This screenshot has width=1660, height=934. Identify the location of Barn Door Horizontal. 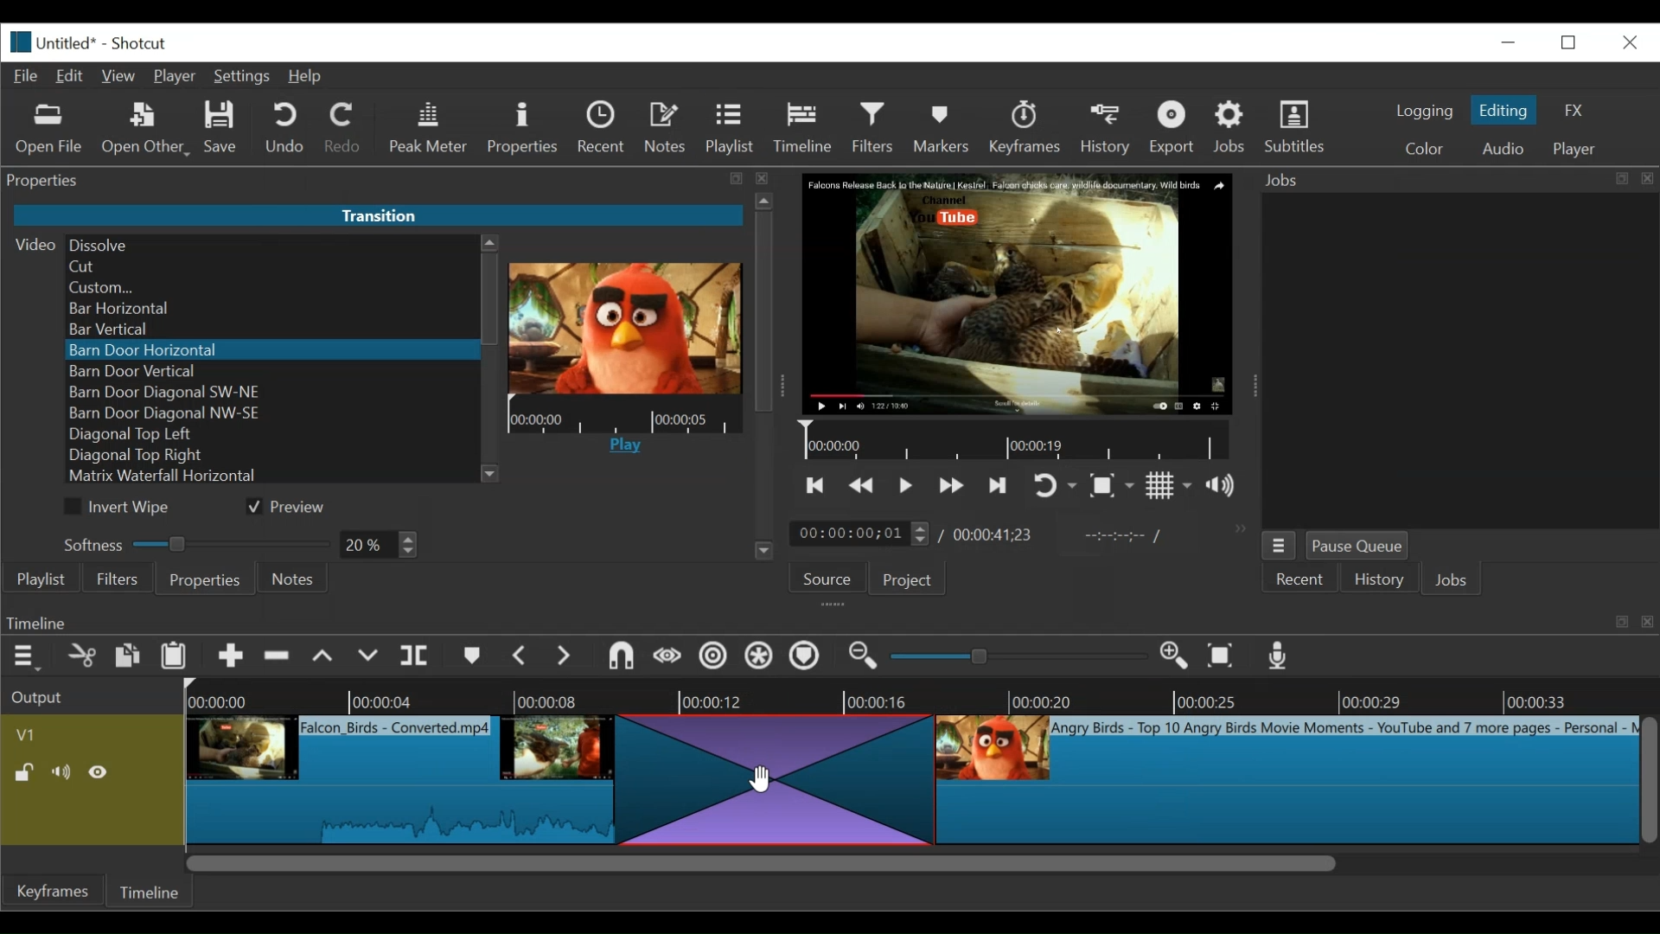
(269, 350).